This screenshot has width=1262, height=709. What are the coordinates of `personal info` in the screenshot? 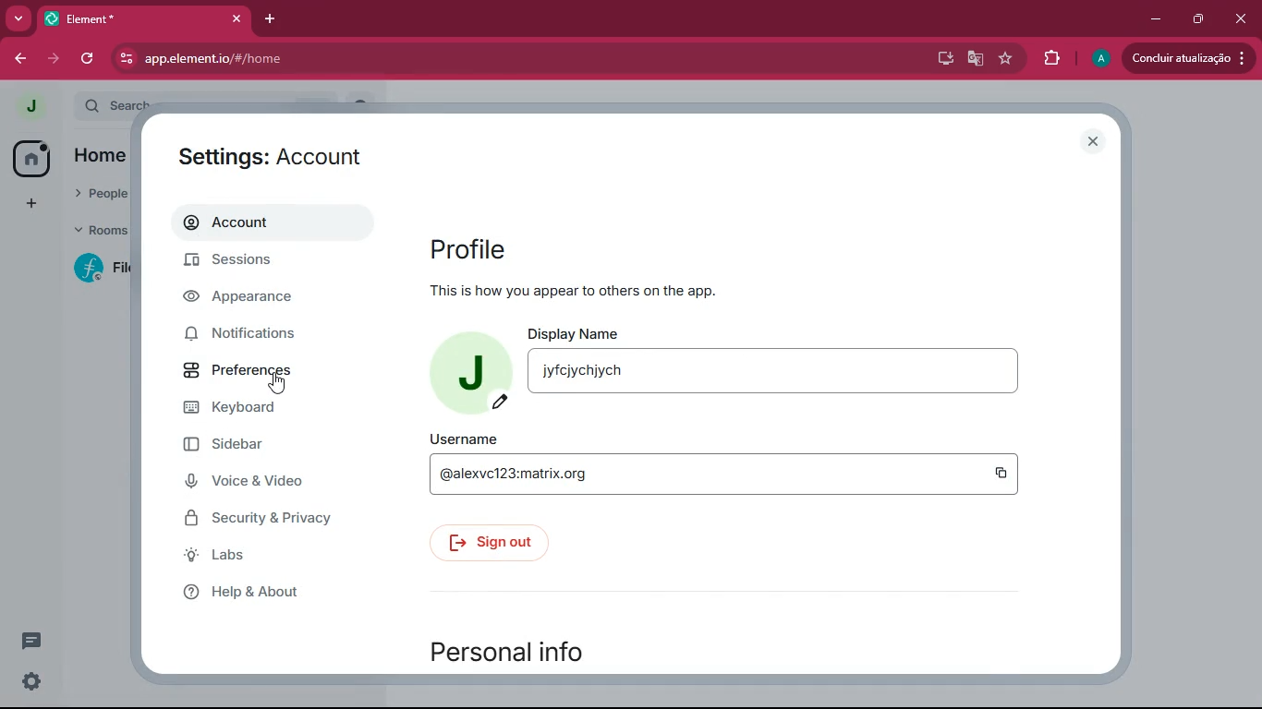 It's located at (542, 652).